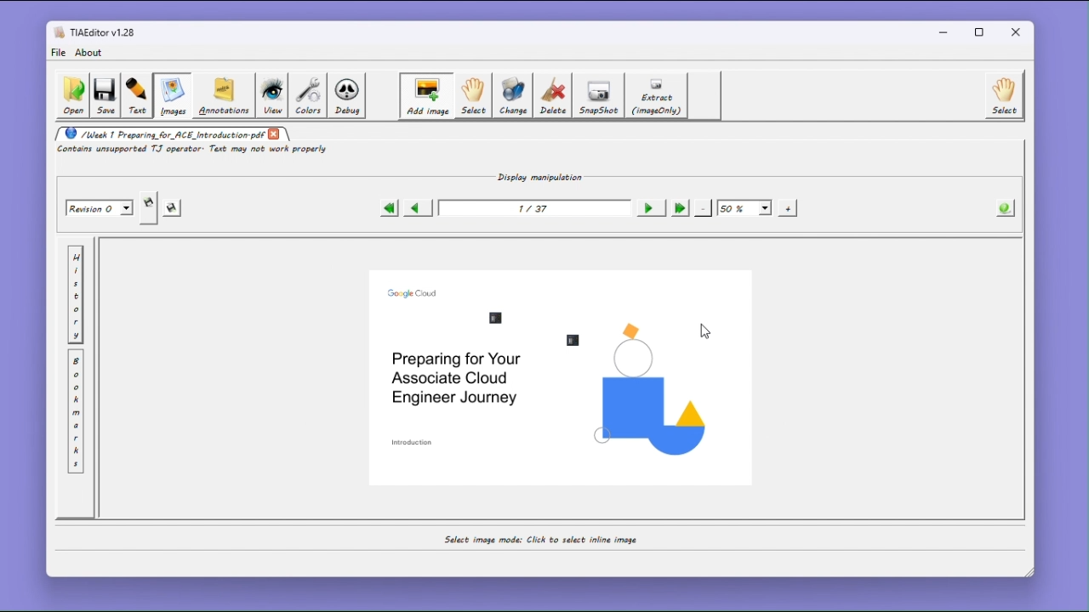  I want to click on Debug, so click(349, 96).